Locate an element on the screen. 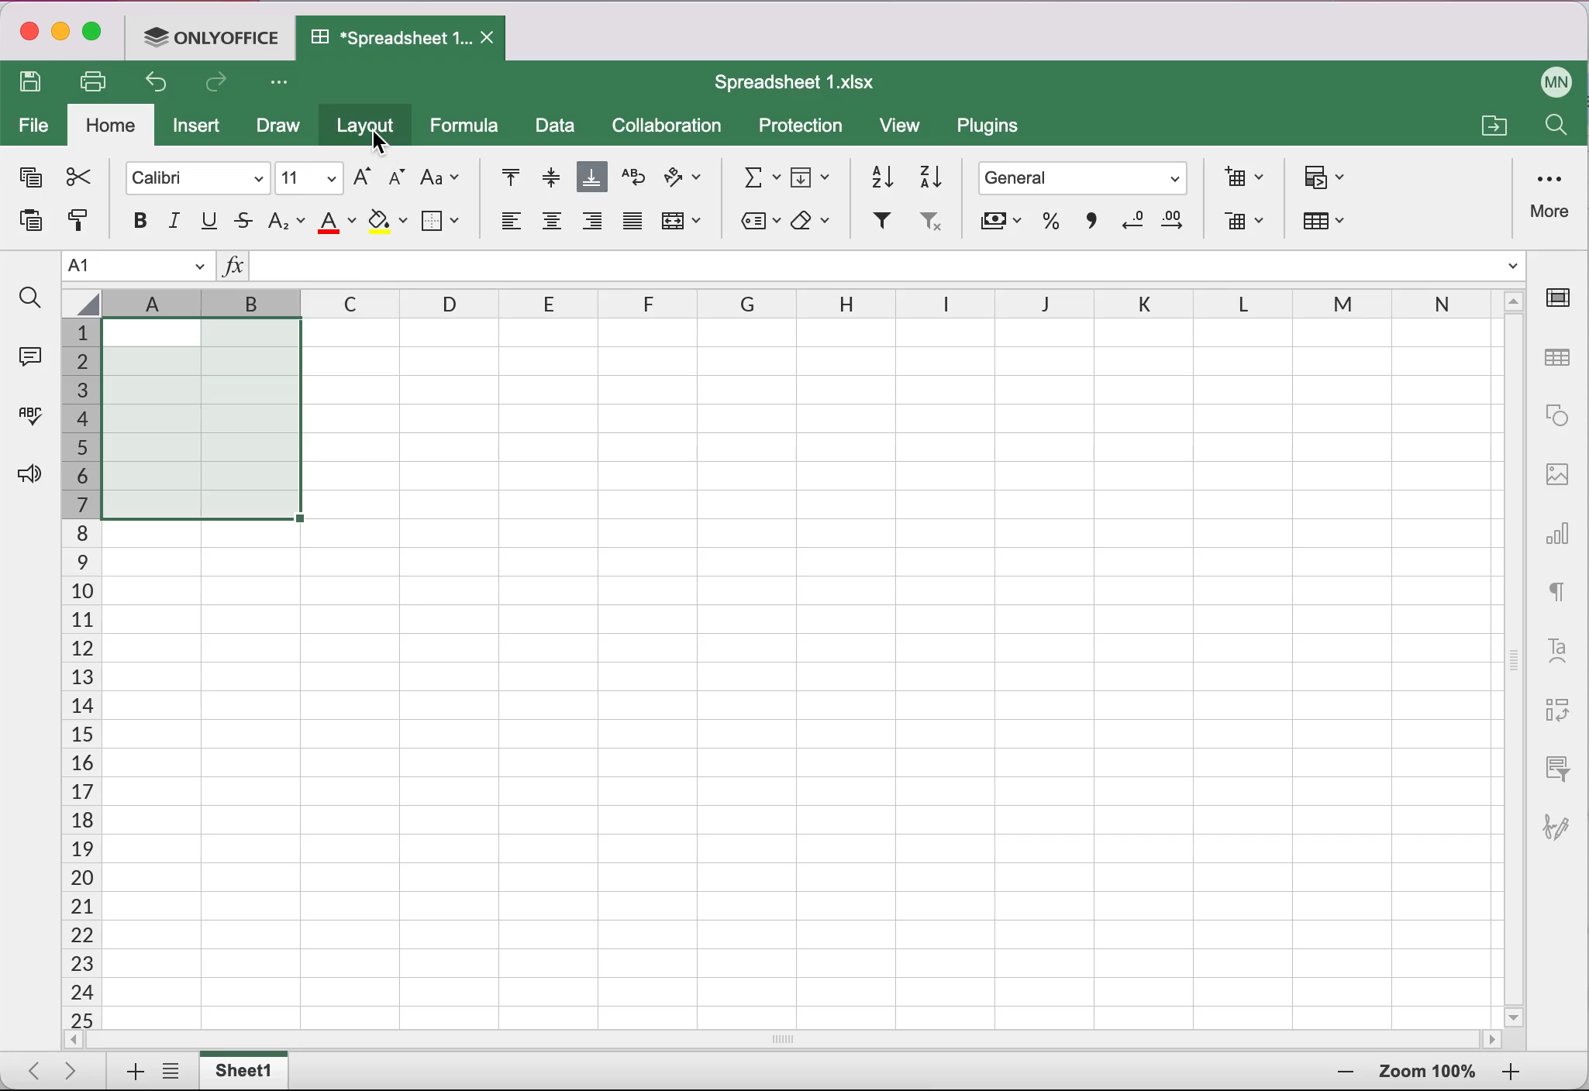 The height and width of the screenshot is (1091, 1589). maximize is located at coordinates (98, 35).